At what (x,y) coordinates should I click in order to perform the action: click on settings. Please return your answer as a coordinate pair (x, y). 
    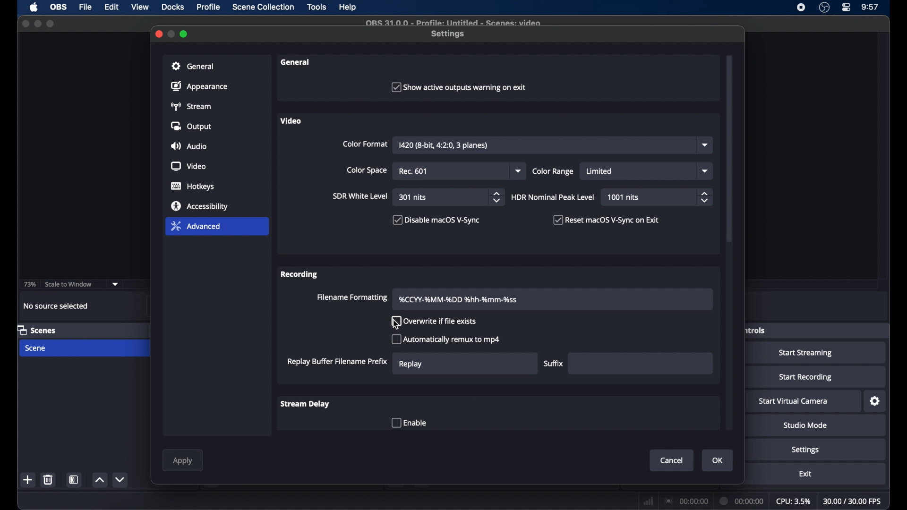
    Looking at the image, I should click on (805, 450).